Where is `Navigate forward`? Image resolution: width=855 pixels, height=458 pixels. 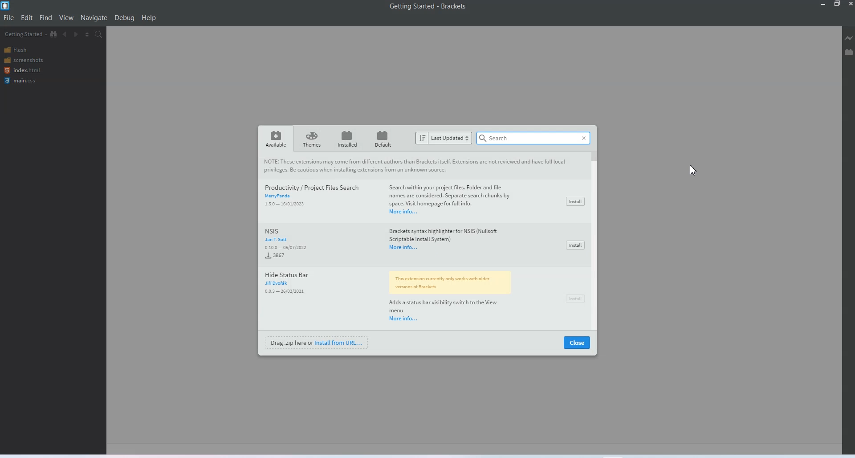 Navigate forward is located at coordinates (76, 34).